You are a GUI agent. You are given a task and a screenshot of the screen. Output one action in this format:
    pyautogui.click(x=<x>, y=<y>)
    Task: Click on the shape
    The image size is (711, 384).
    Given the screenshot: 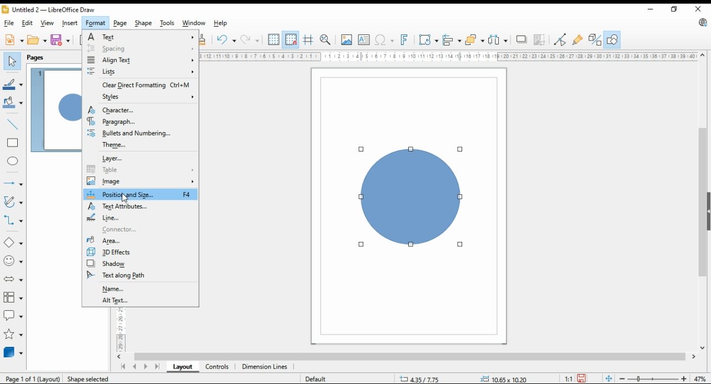 What is the action you would take?
    pyautogui.click(x=412, y=197)
    